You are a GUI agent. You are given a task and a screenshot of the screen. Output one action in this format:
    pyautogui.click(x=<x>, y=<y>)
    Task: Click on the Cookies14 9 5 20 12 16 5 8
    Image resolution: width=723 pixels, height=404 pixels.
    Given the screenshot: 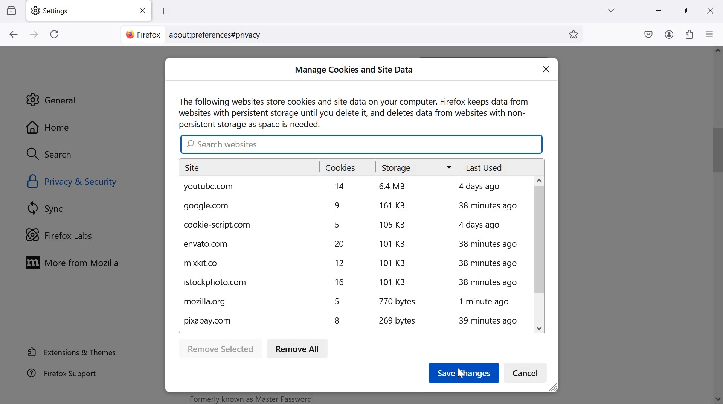 What is the action you would take?
    pyautogui.click(x=344, y=245)
    